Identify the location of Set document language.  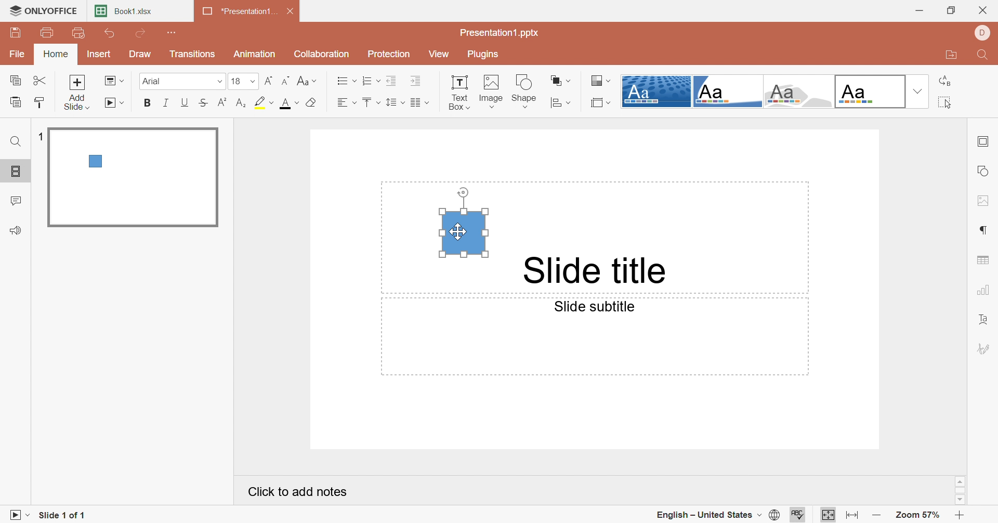
(774, 515).